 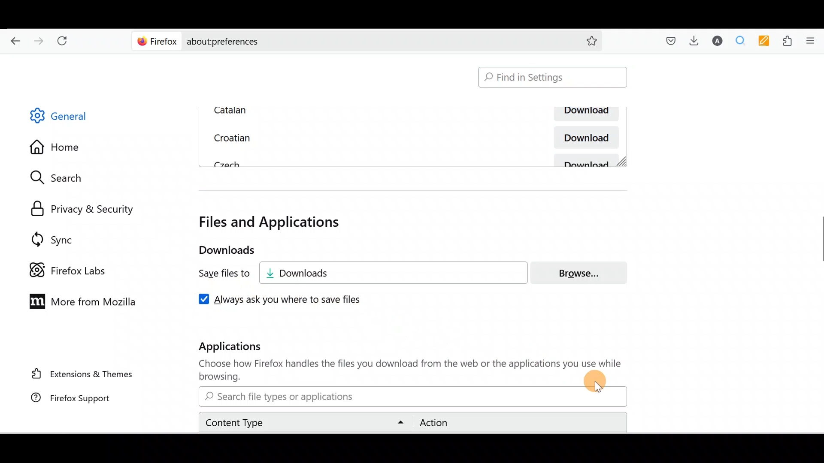 What do you see at coordinates (349, 41) in the screenshot?
I see `Search bar` at bounding box center [349, 41].